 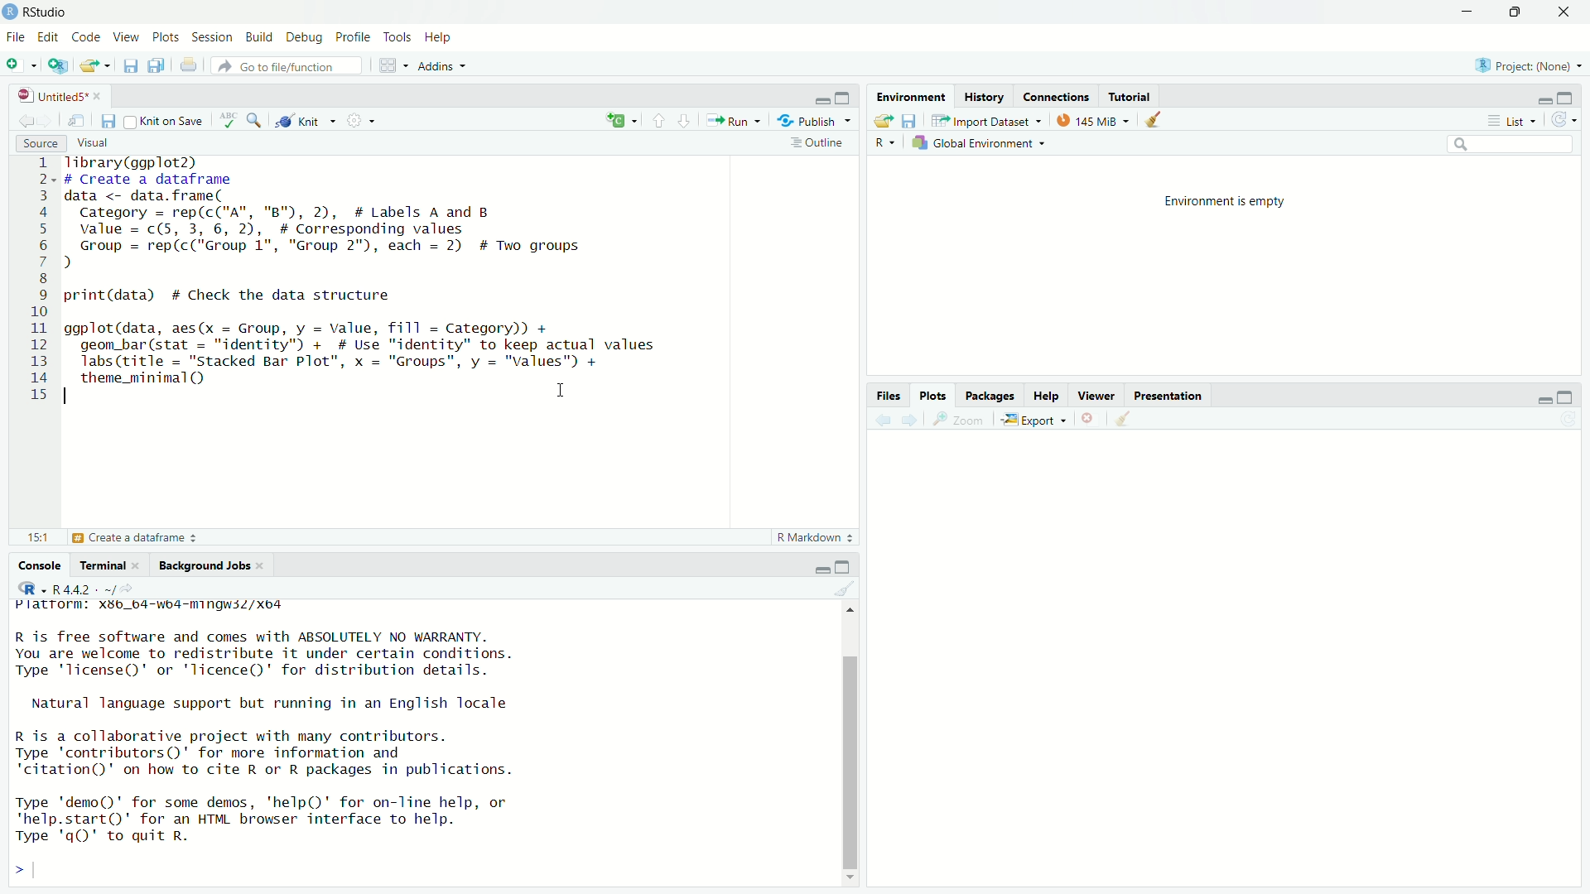 What do you see at coordinates (41, 281) in the screenshot?
I see `1 2 3 4 5 6 7 8 9 10 11 12 13 14 15` at bounding box center [41, 281].